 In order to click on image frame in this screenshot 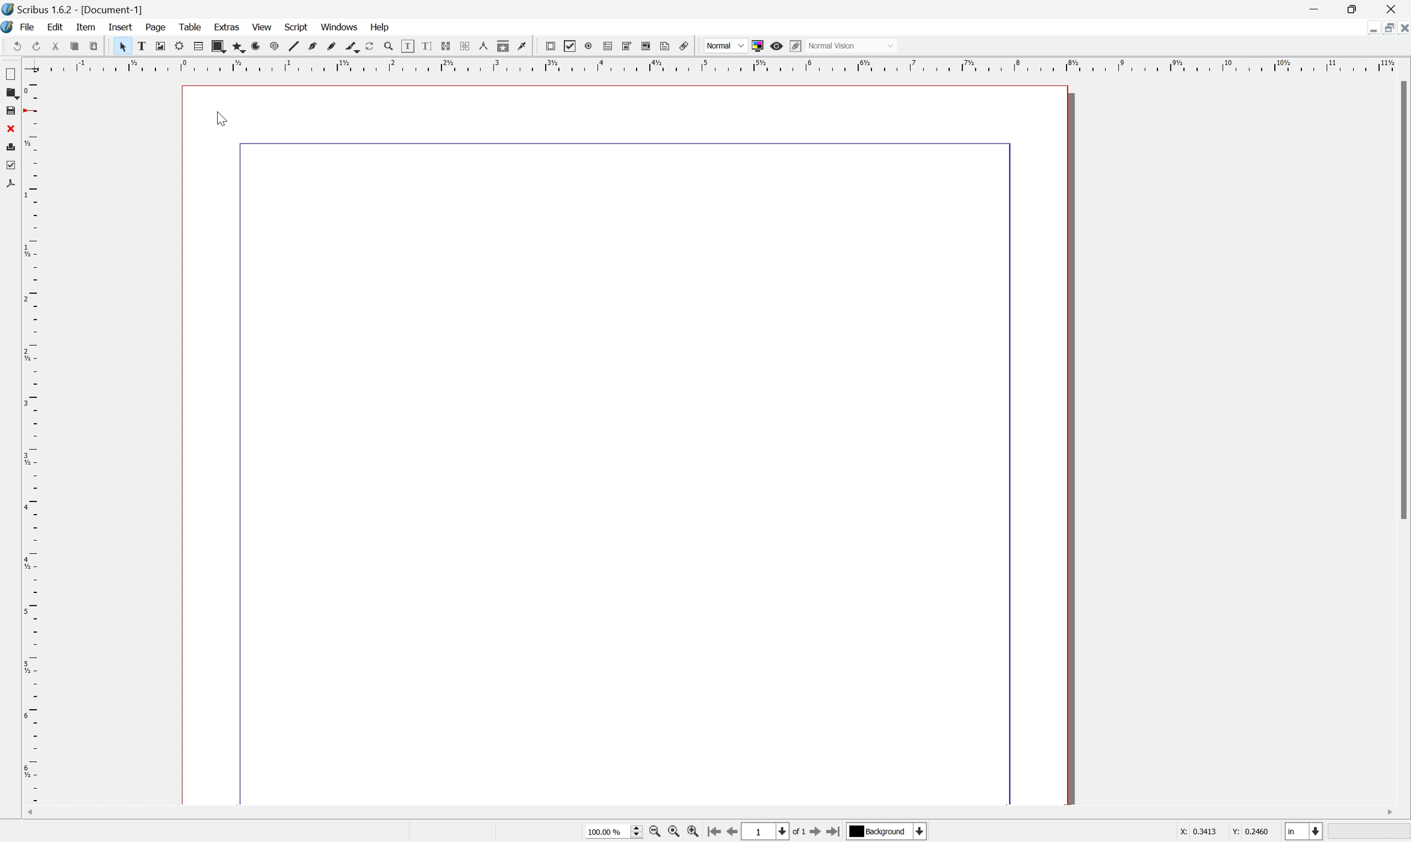, I will do `click(294, 45)`.